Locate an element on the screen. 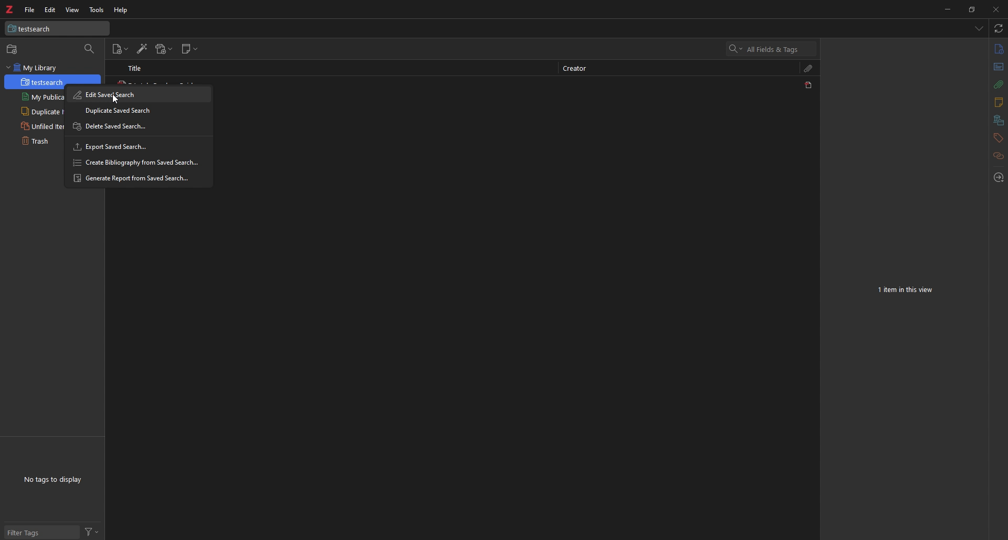 This screenshot has height=540, width=1008. add items by identifier is located at coordinates (142, 49).